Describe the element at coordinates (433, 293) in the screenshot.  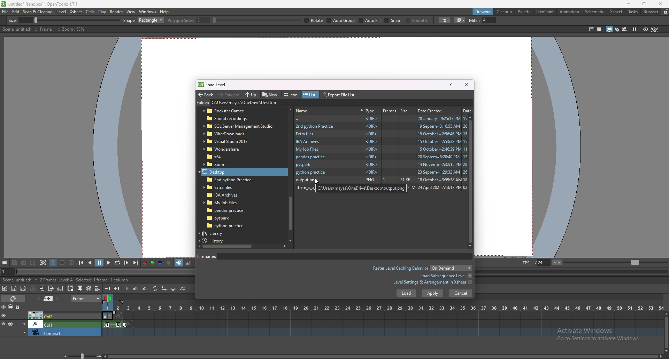
I see `apply` at that location.